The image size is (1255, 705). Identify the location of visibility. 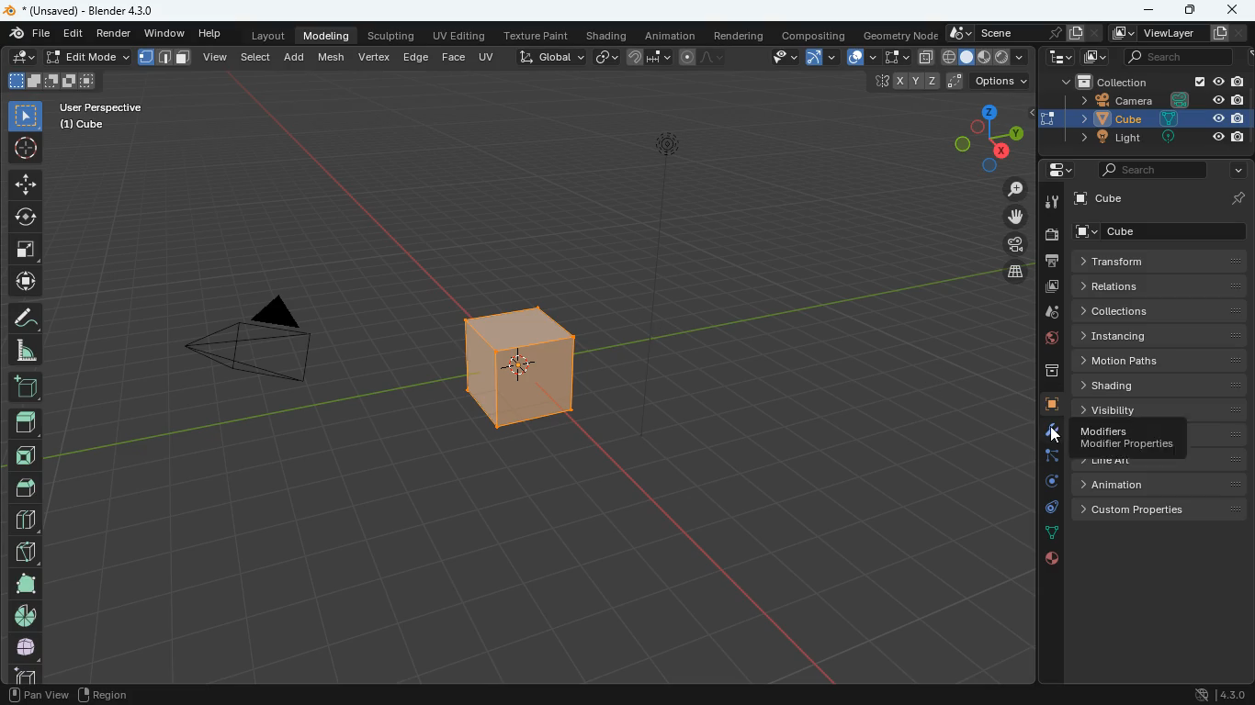
(1161, 407).